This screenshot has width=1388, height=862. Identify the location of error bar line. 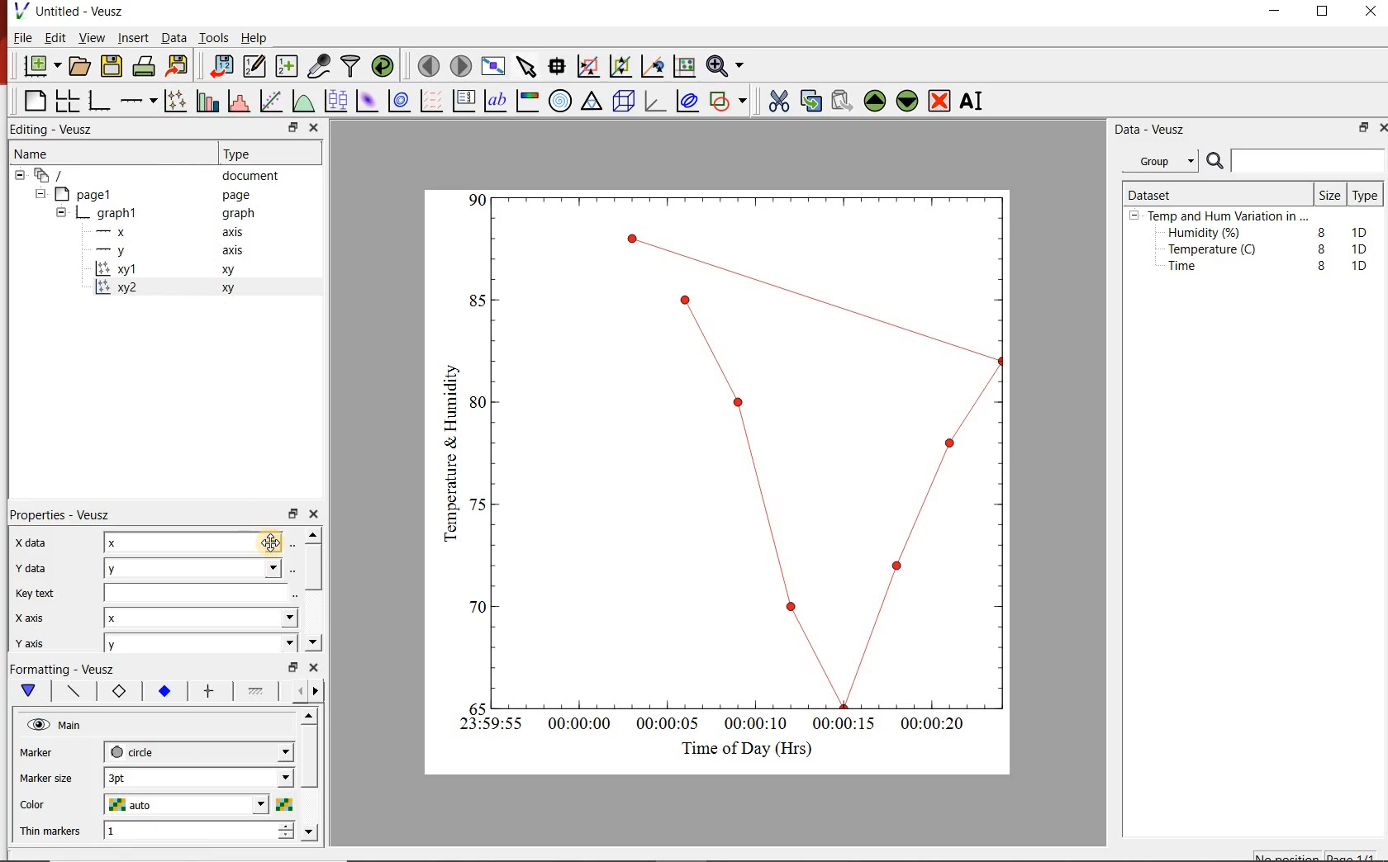
(209, 690).